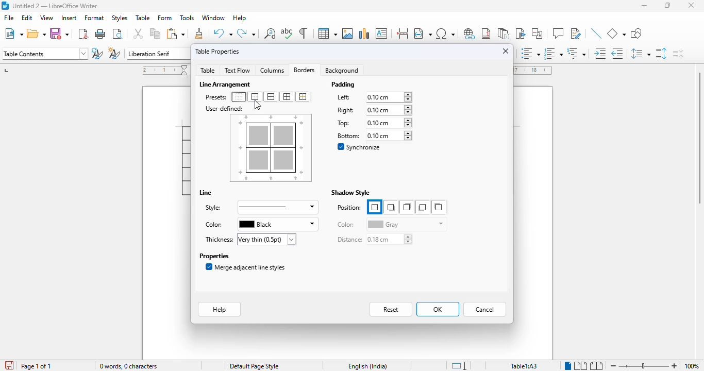  What do you see at coordinates (601, 53) in the screenshot?
I see `increase indent` at bounding box center [601, 53].